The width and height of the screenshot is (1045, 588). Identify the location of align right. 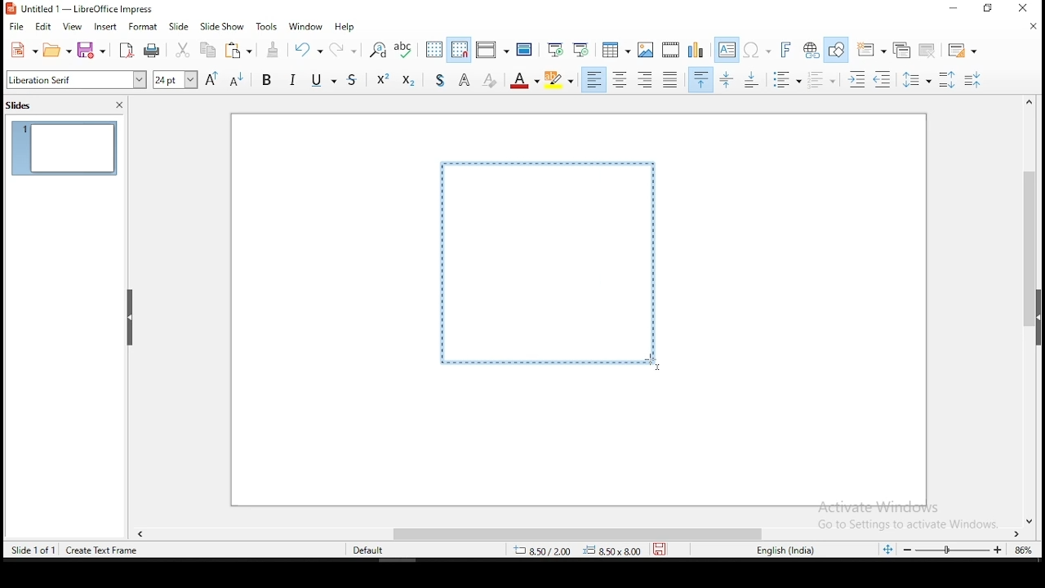
(647, 81).